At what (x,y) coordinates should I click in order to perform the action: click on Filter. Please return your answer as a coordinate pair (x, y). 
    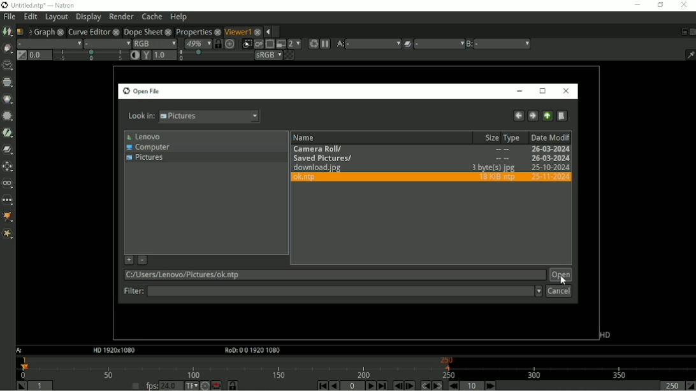
    Looking at the image, I should click on (344, 292).